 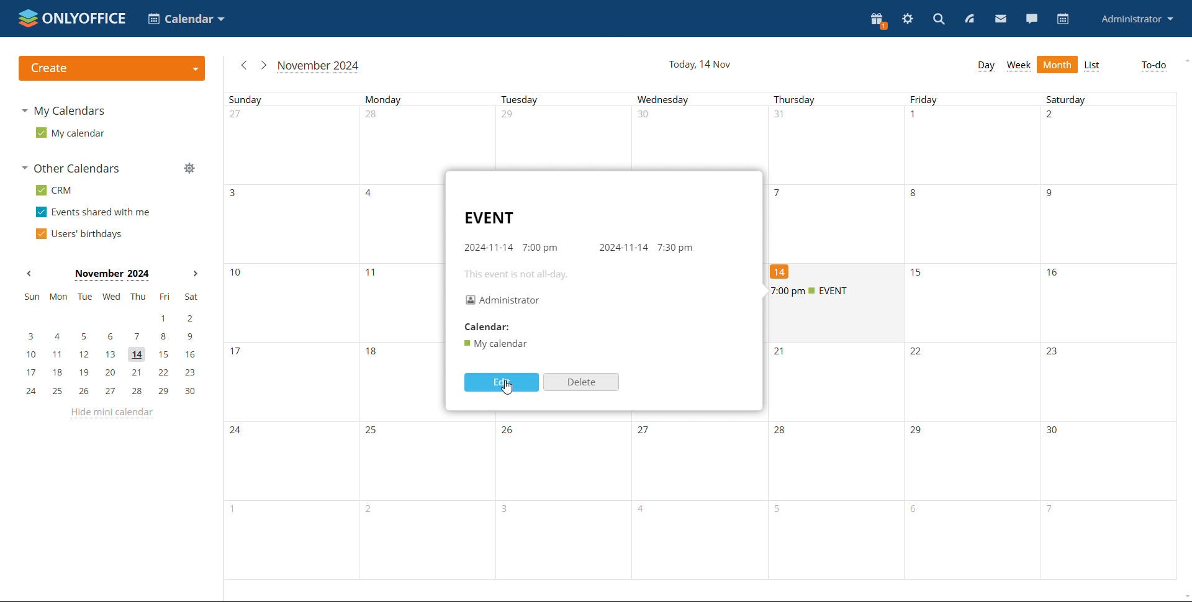 I want to click on manage, so click(x=189, y=168).